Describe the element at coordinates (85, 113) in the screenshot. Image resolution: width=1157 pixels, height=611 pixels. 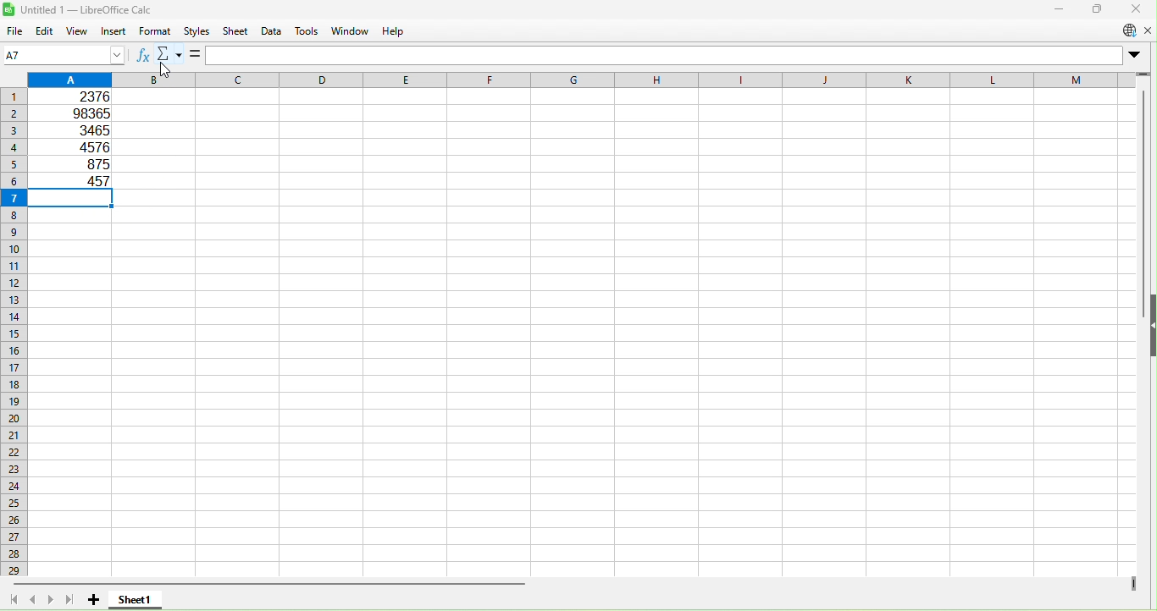
I see `98365` at that location.